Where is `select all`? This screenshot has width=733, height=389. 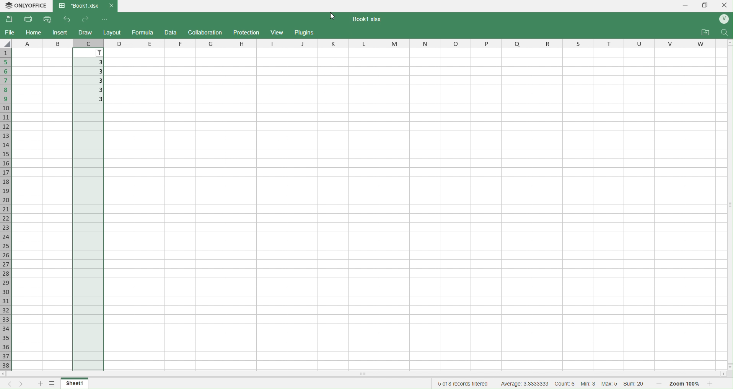 select all is located at coordinates (7, 43).